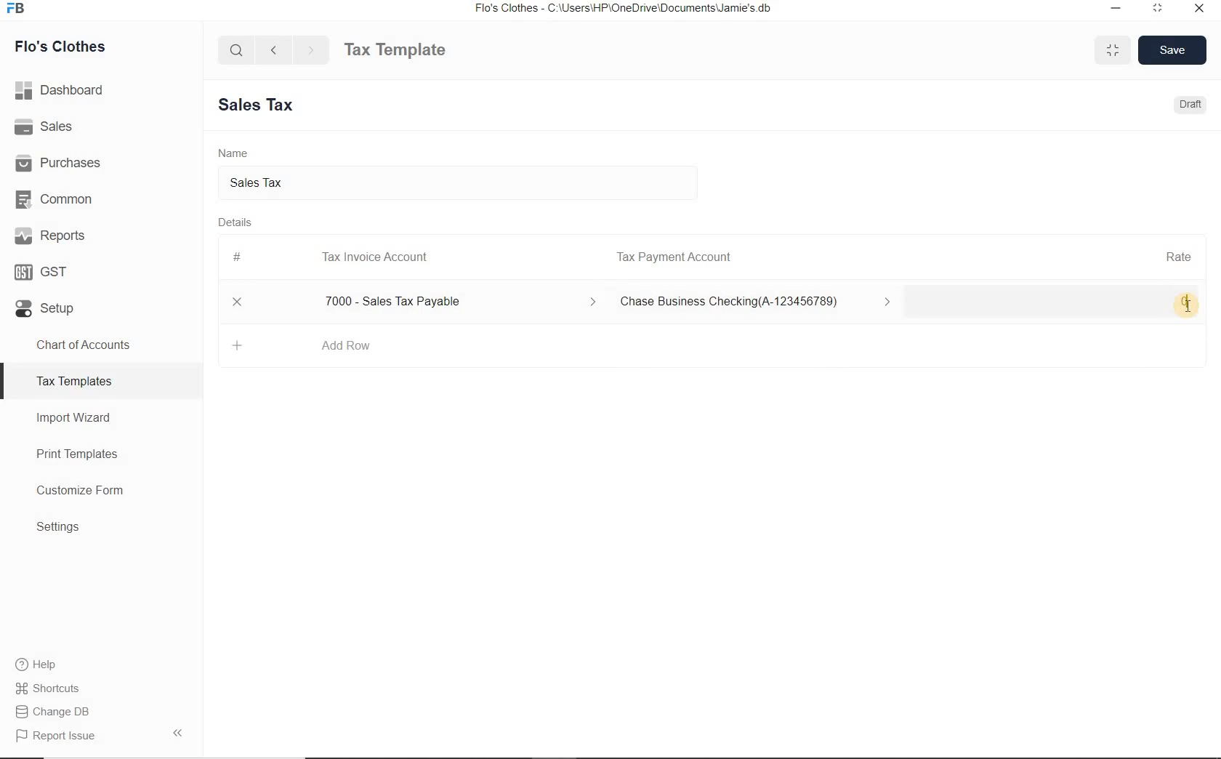 This screenshot has height=759, width=1221. What do you see at coordinates (15, 9) in the screenshot?
I see `FB Logo` at bounding box center [15, 9].